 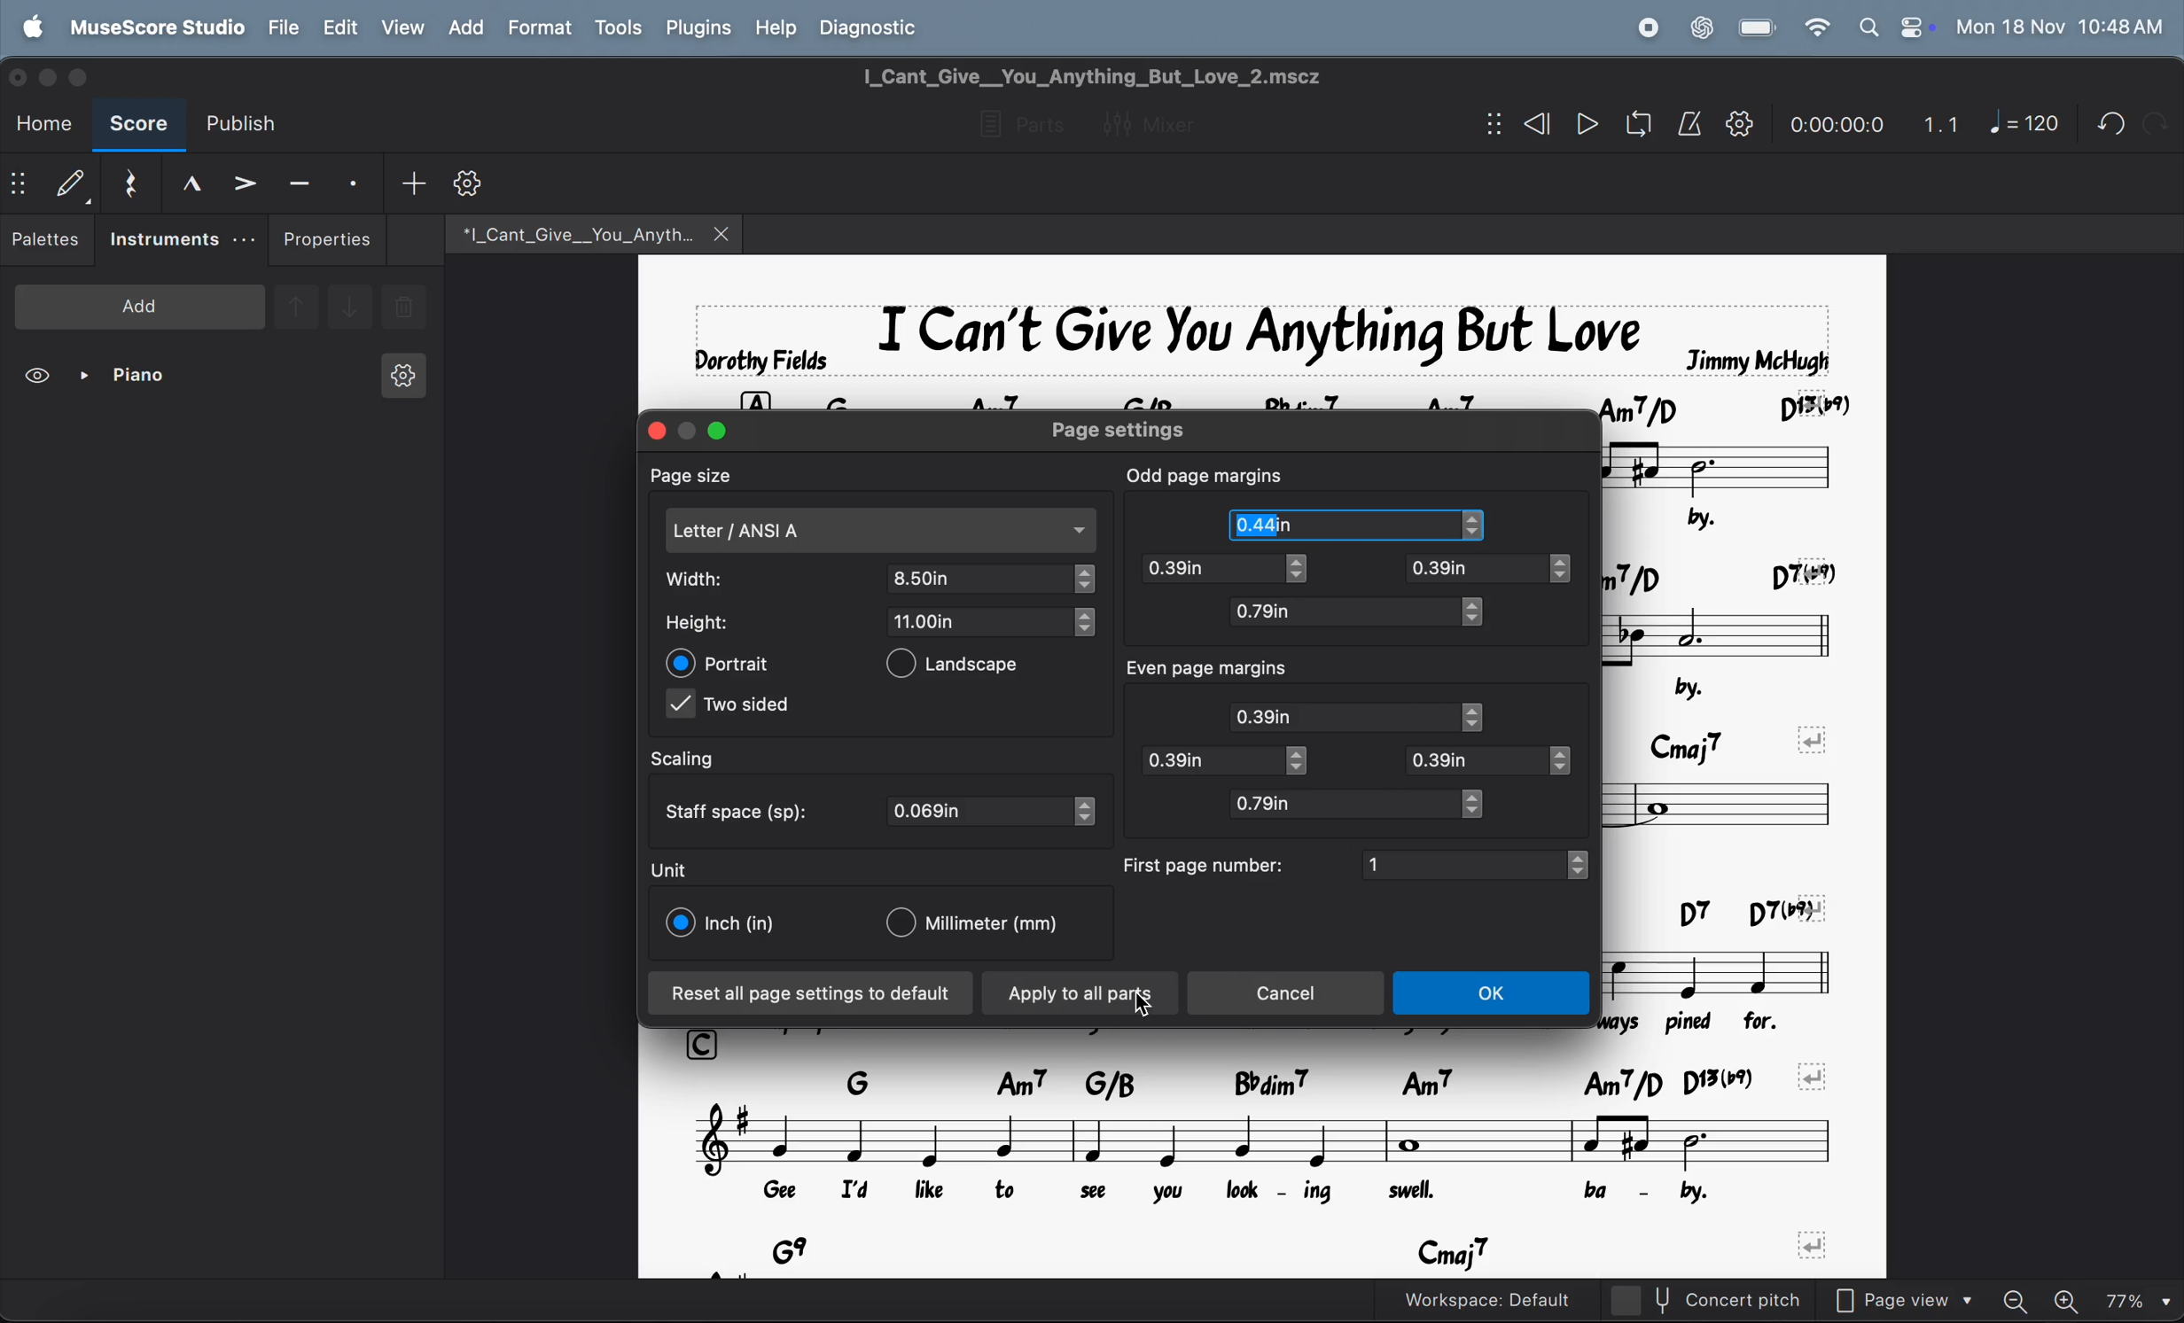 I want to click on search, so click(x=1867, y=27).